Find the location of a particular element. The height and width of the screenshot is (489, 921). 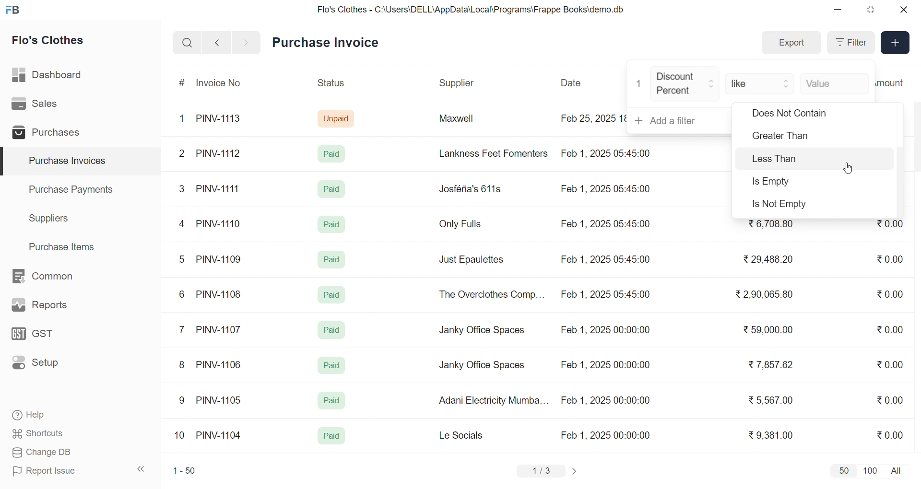

Paid is located at coordinates (332, 189).